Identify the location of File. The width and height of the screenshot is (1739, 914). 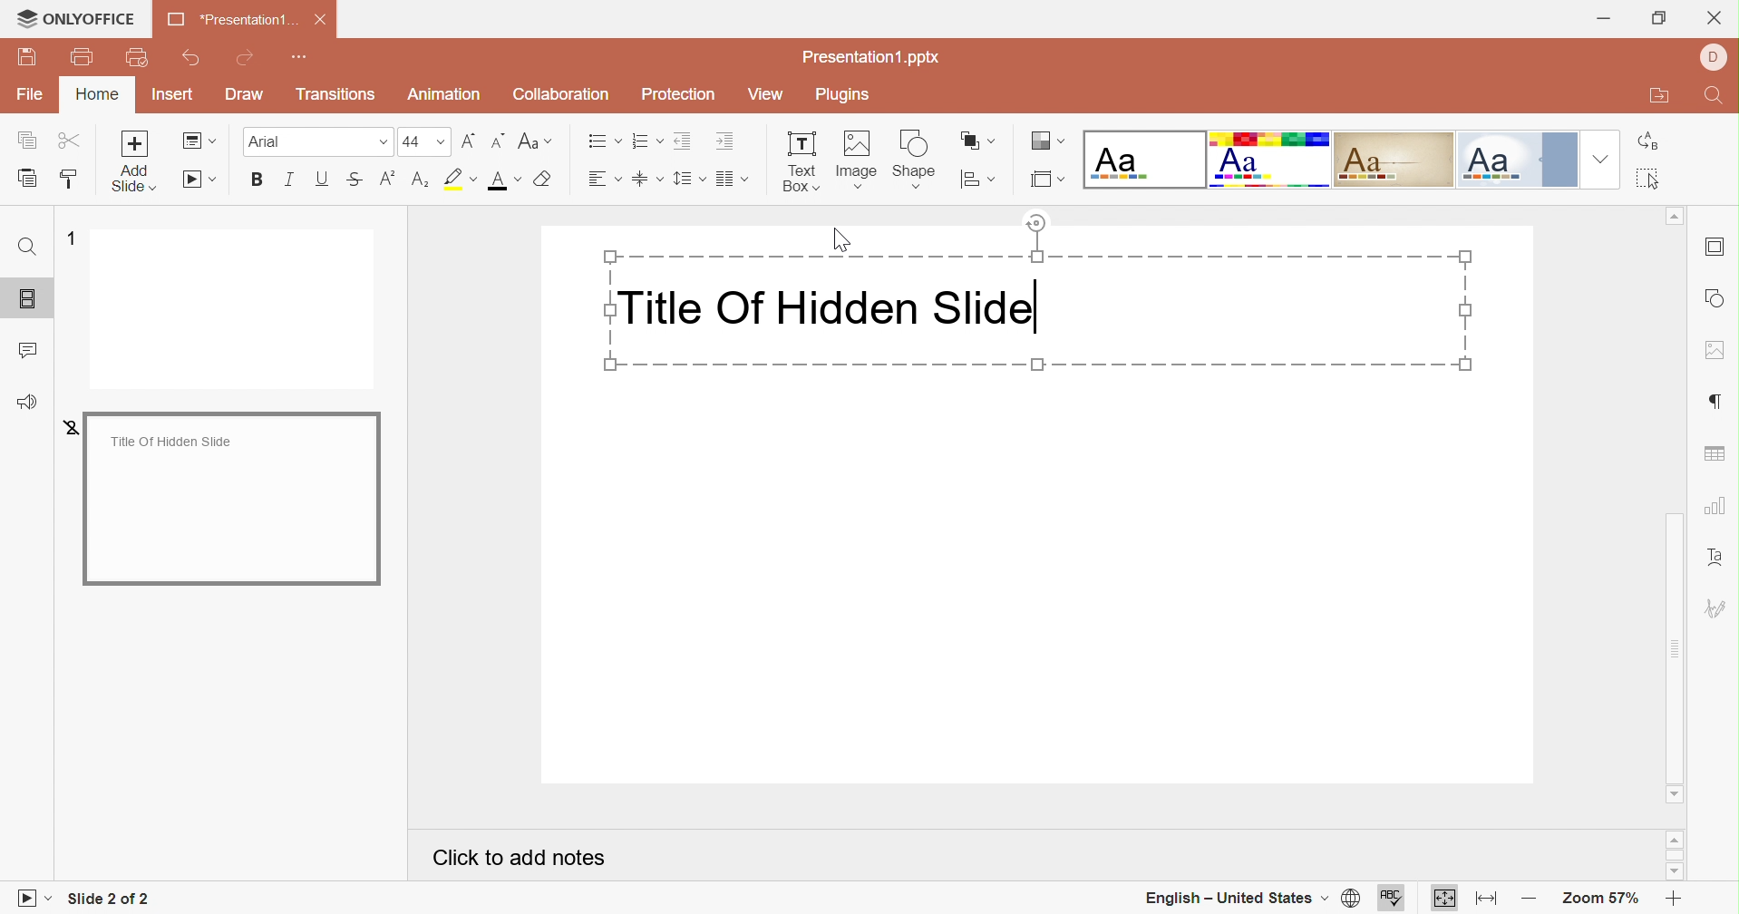
(30, 94).